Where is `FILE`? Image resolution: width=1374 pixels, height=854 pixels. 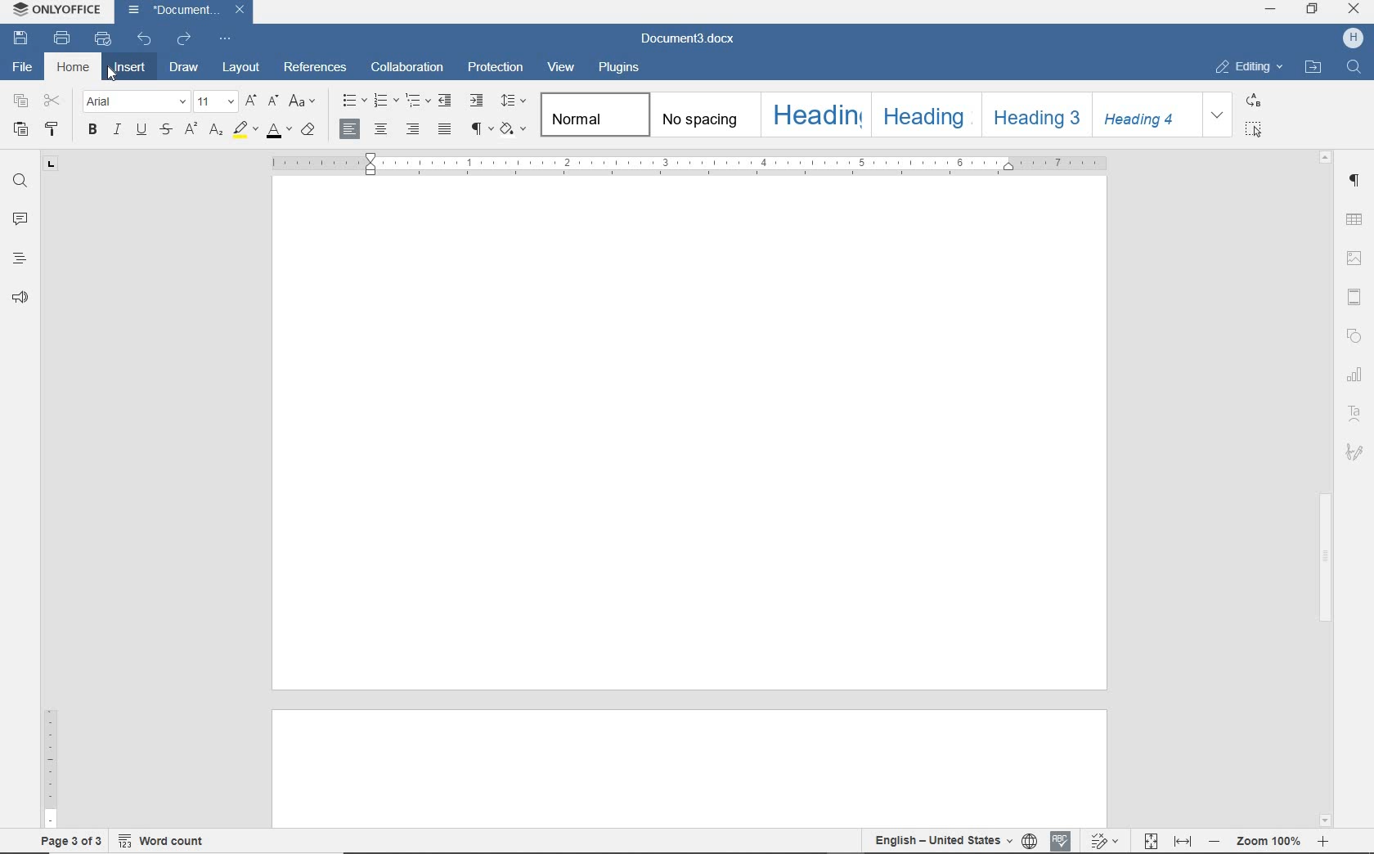 FILE is located at coordinates (25, 69).